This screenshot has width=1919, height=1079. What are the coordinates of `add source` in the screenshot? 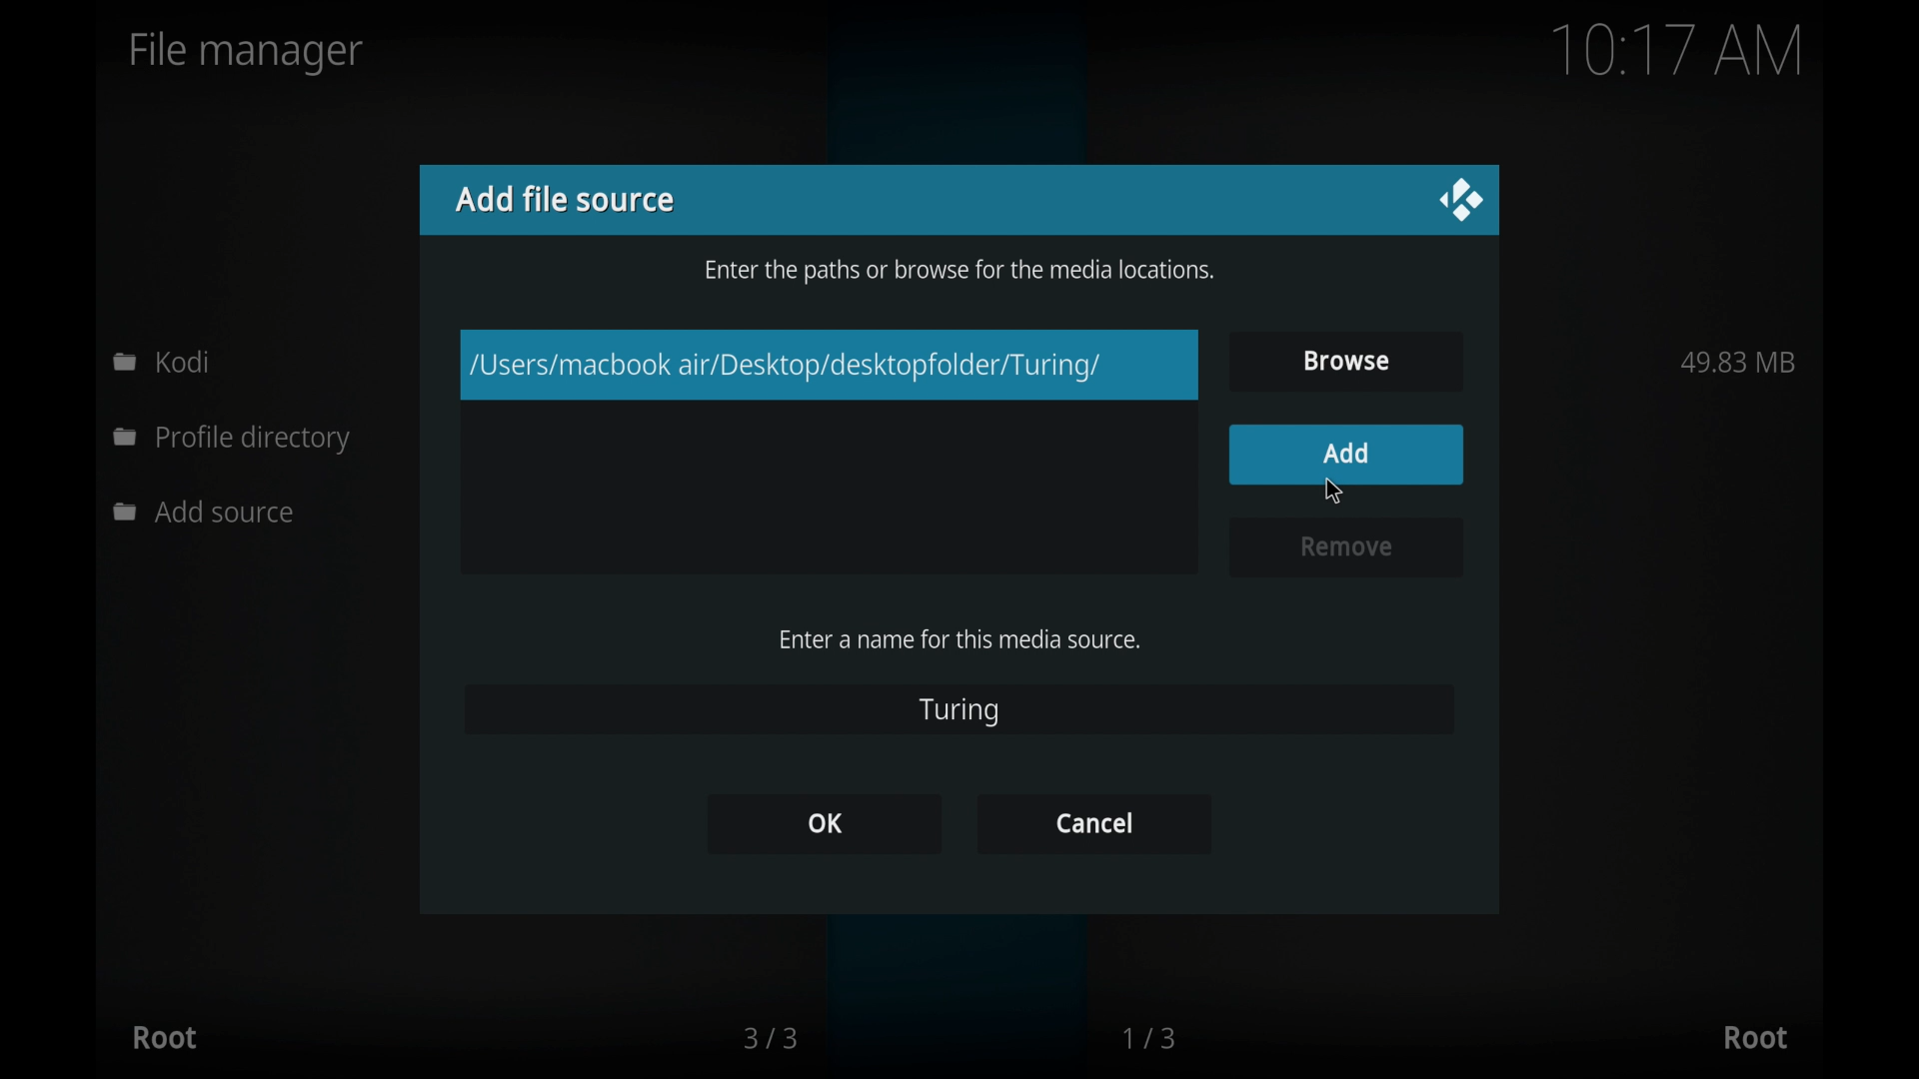 It's located at (209, 513).